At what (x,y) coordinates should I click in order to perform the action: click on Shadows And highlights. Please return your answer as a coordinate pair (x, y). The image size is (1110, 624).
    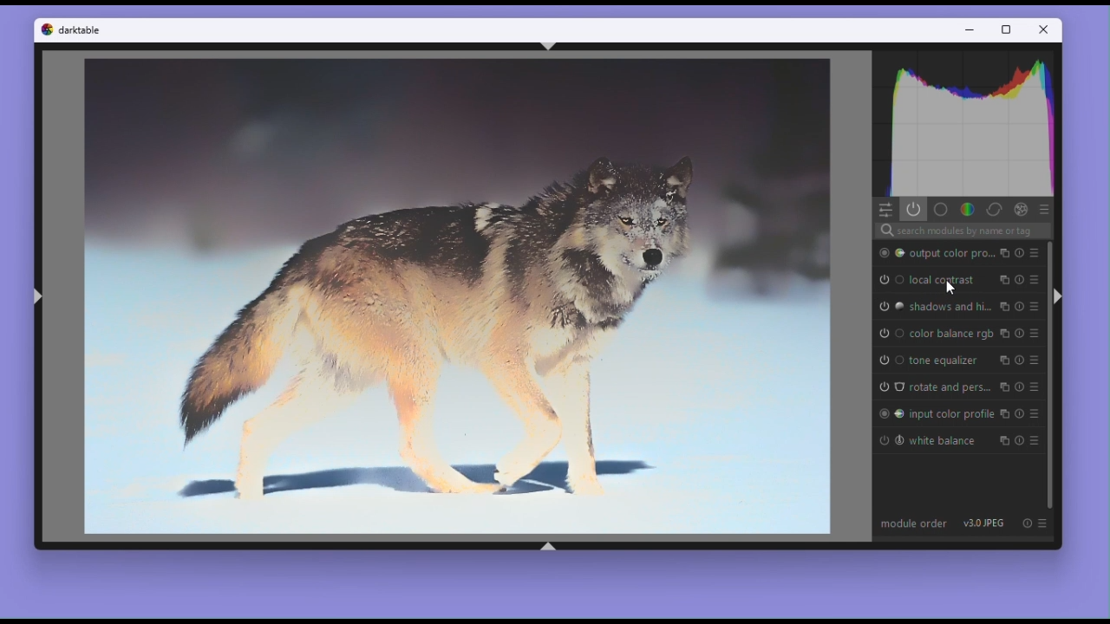
    Looking at the image, I should click on (950, 306).